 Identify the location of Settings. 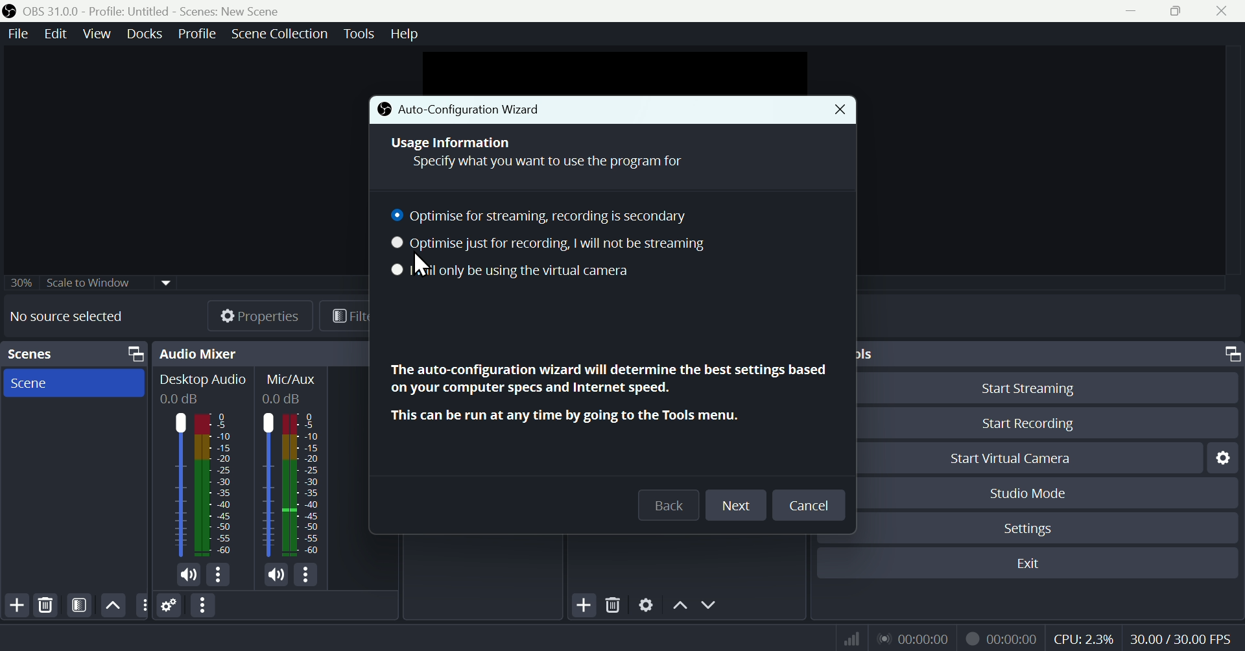
(1046, 527).